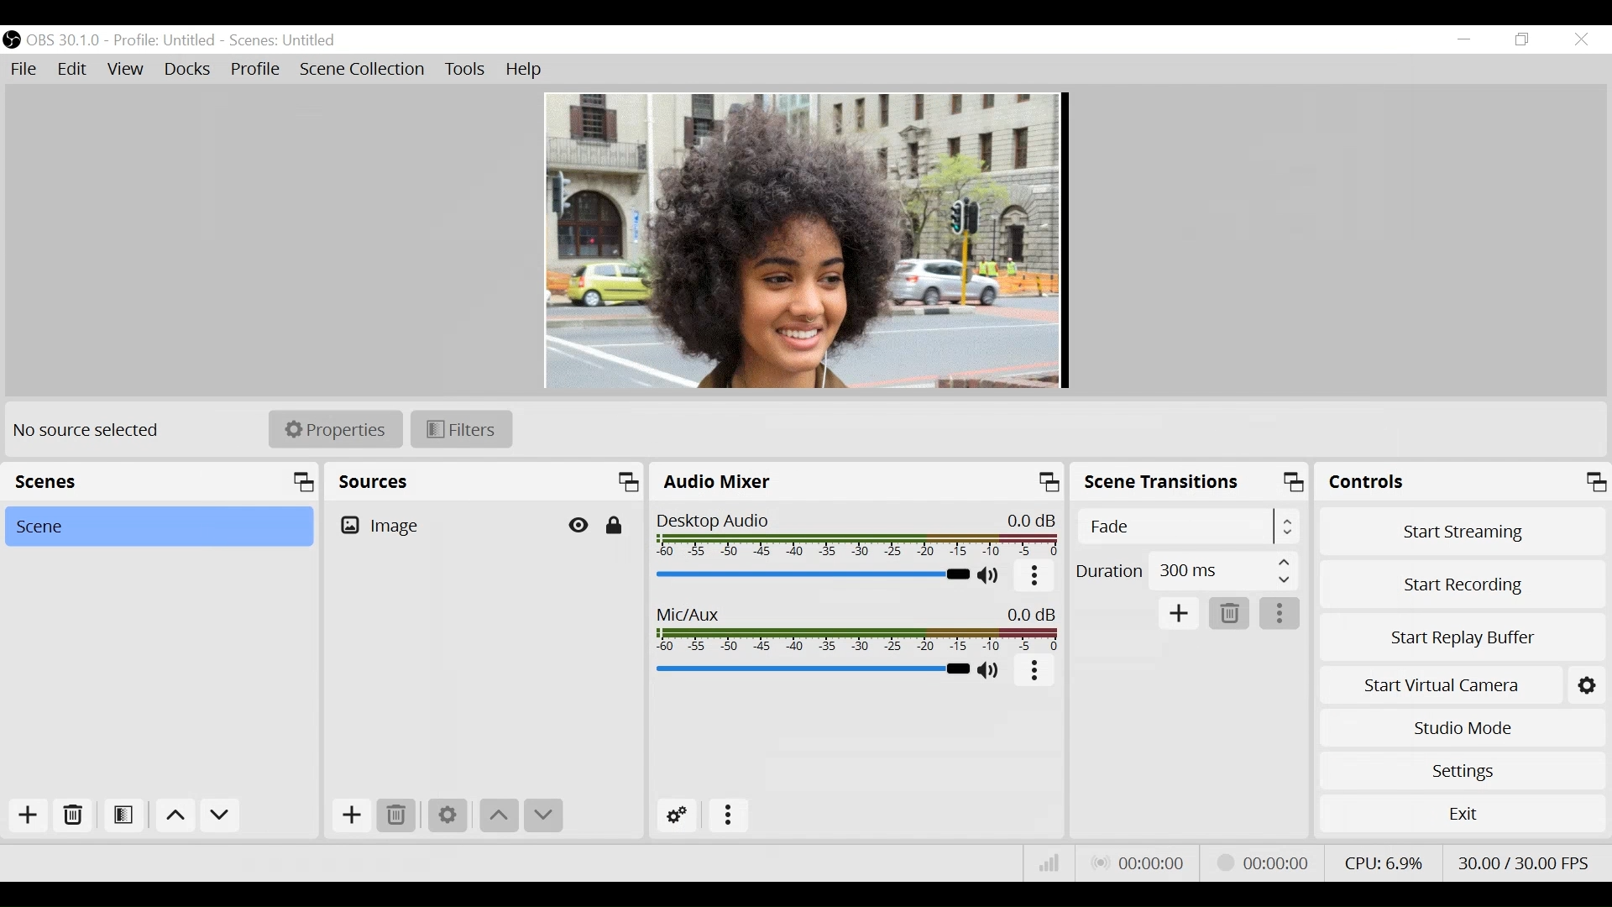 This screenshot has width=1612, height=907. Describe the element at coordinates (73, 70) in the screenshot. I see `Edit` at that location.